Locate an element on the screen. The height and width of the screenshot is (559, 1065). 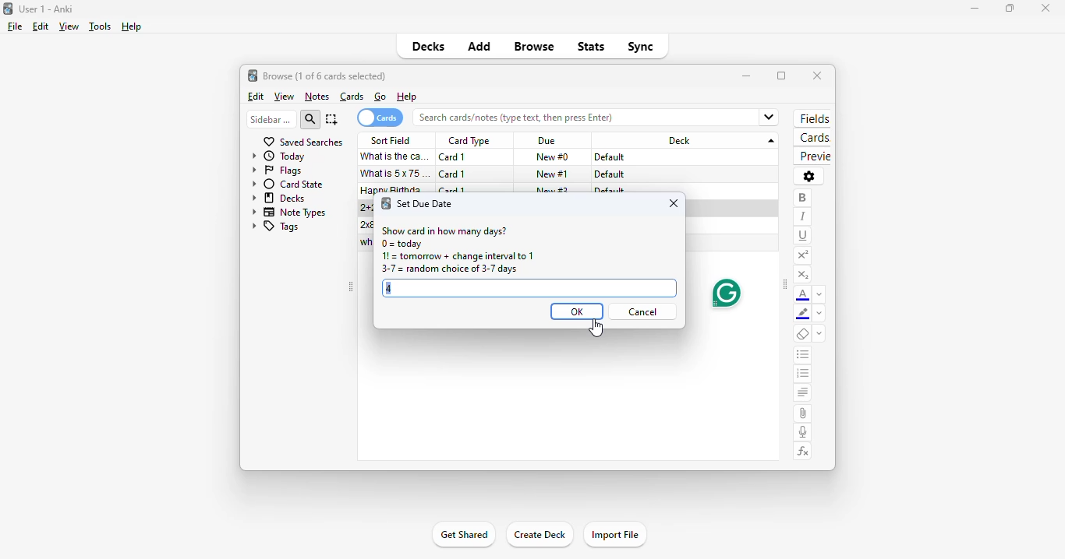
show card in how many days? is located at coordinates (444, 230).